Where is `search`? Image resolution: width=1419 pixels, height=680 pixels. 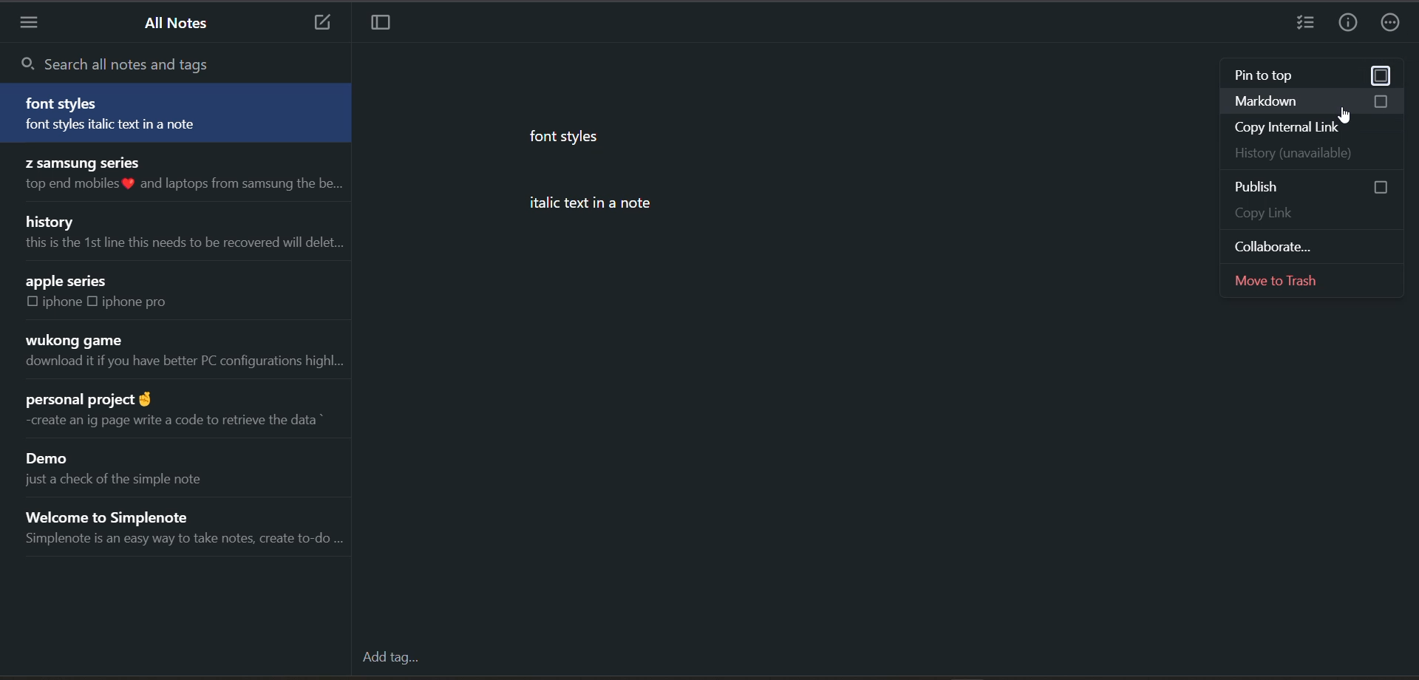 search is located at coordinates (137, 61).